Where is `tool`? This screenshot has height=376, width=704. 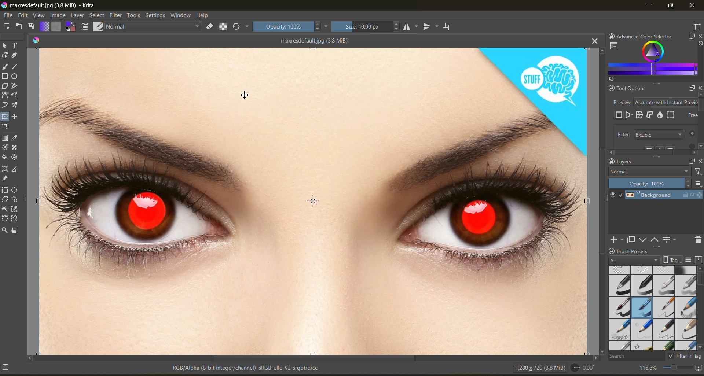
tool is located at coordinates (15, 67).